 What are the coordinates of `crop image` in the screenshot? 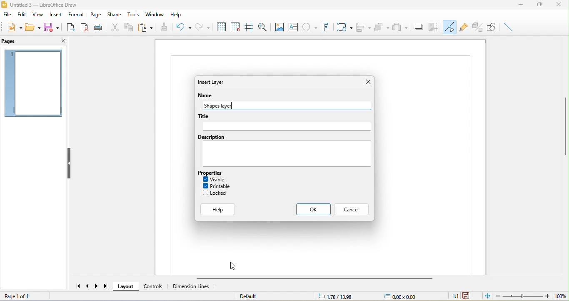 It's located at (434, 27).